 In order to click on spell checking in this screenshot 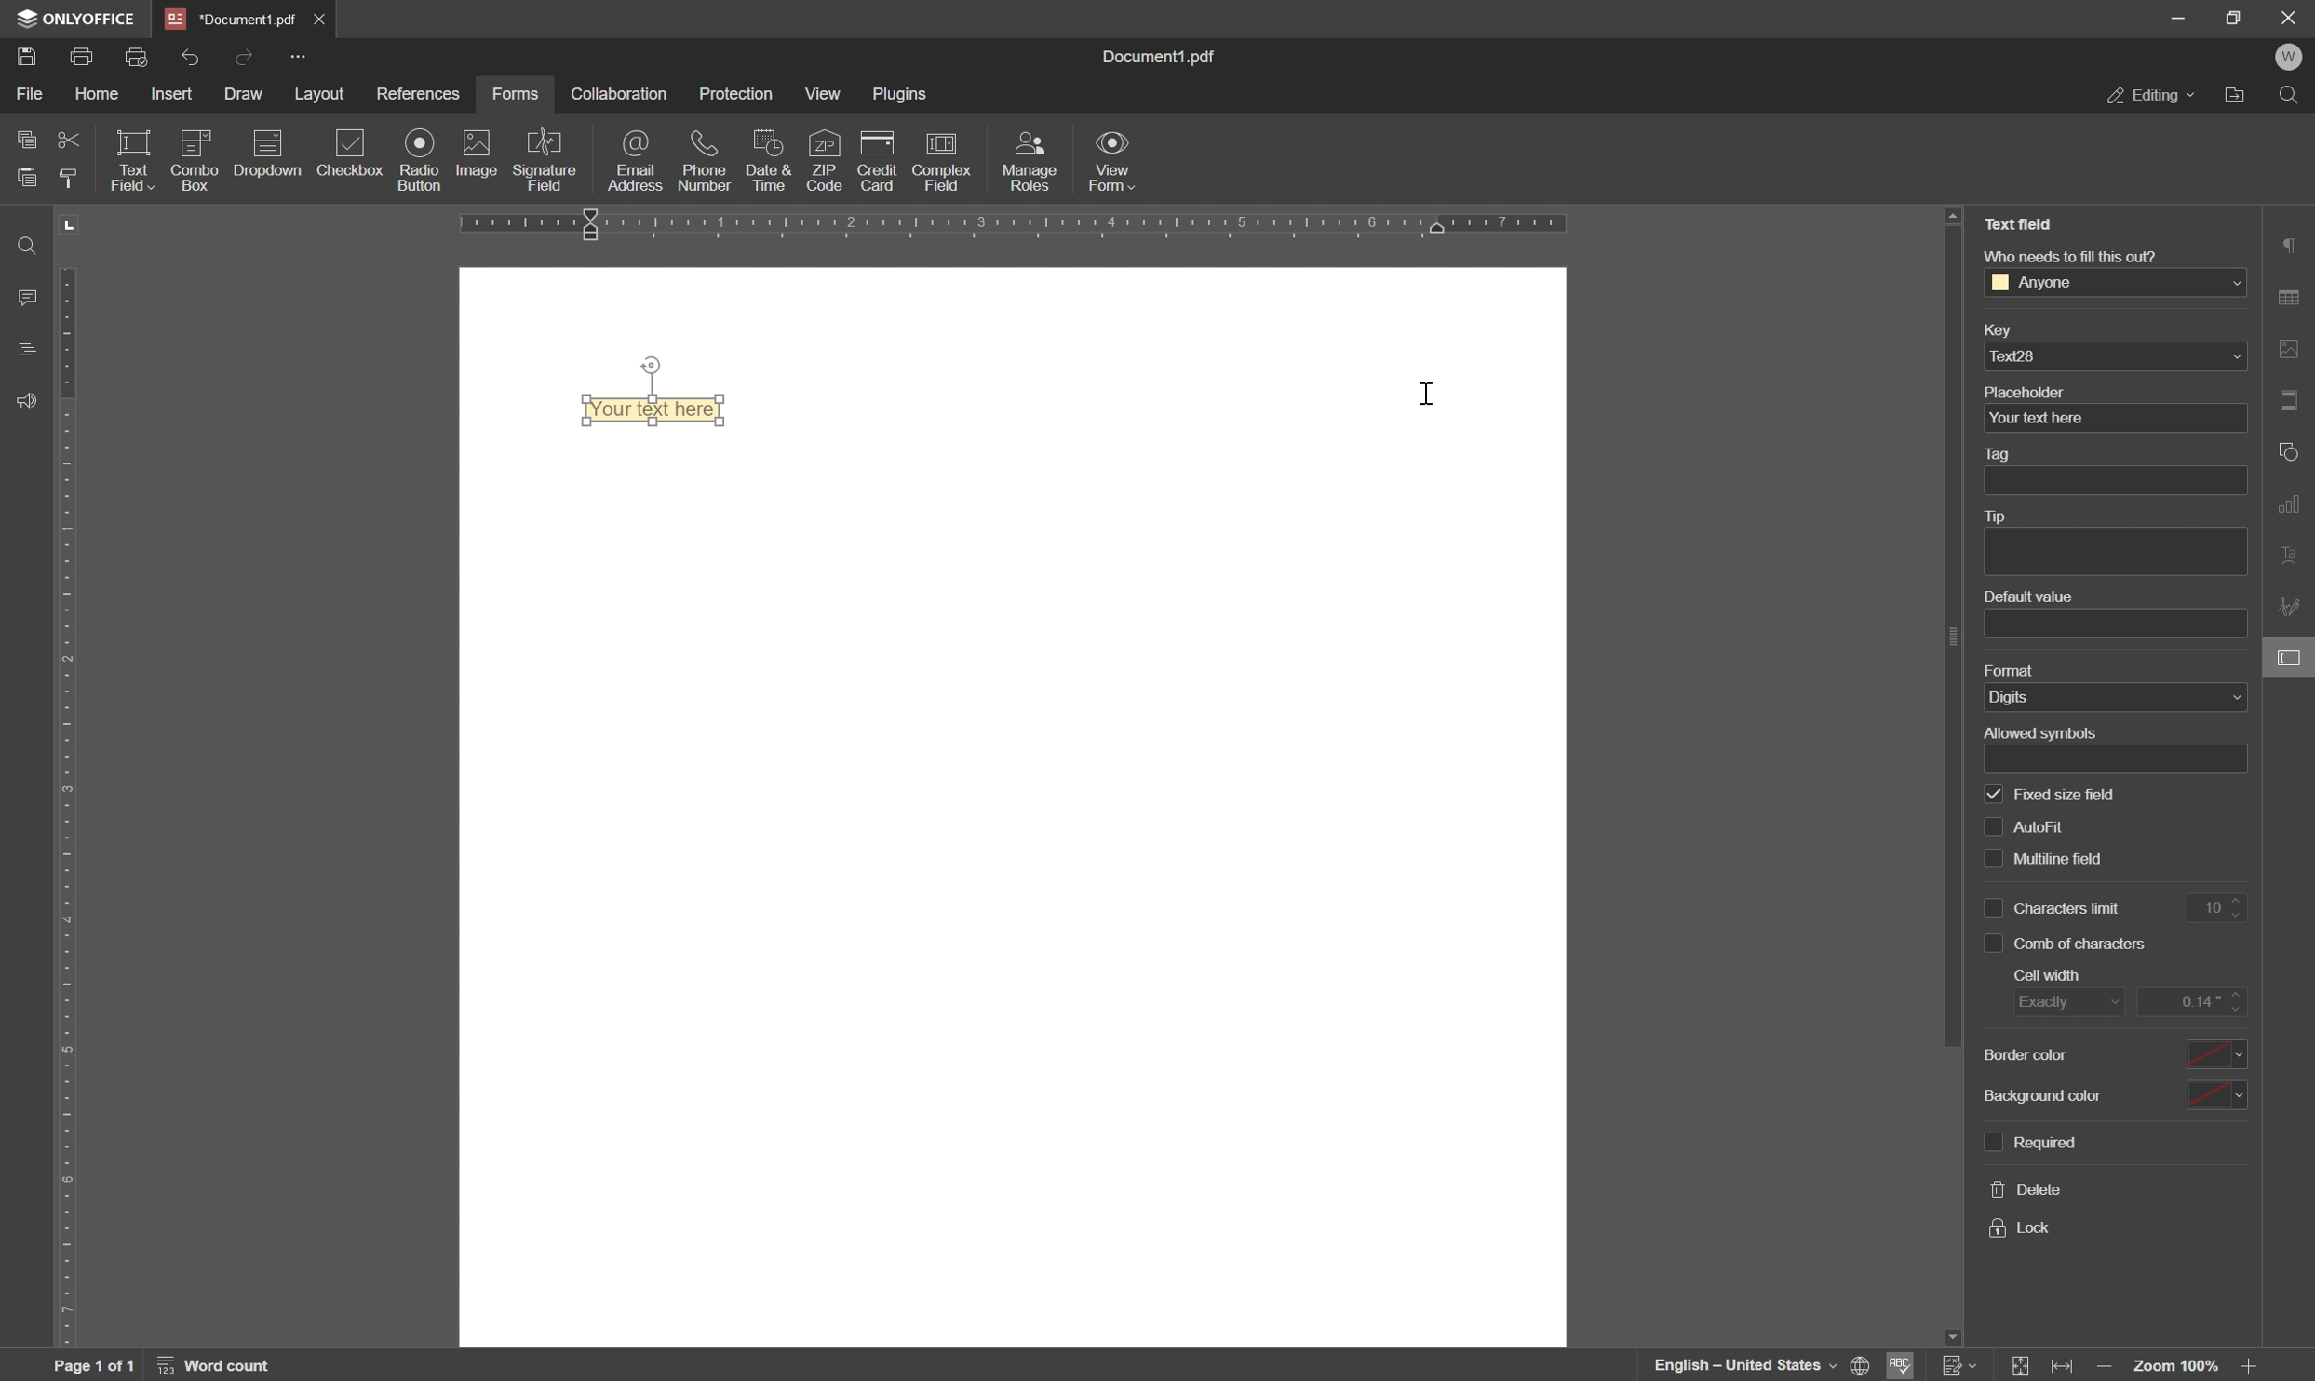, I will do `click(1904, 1365)`.